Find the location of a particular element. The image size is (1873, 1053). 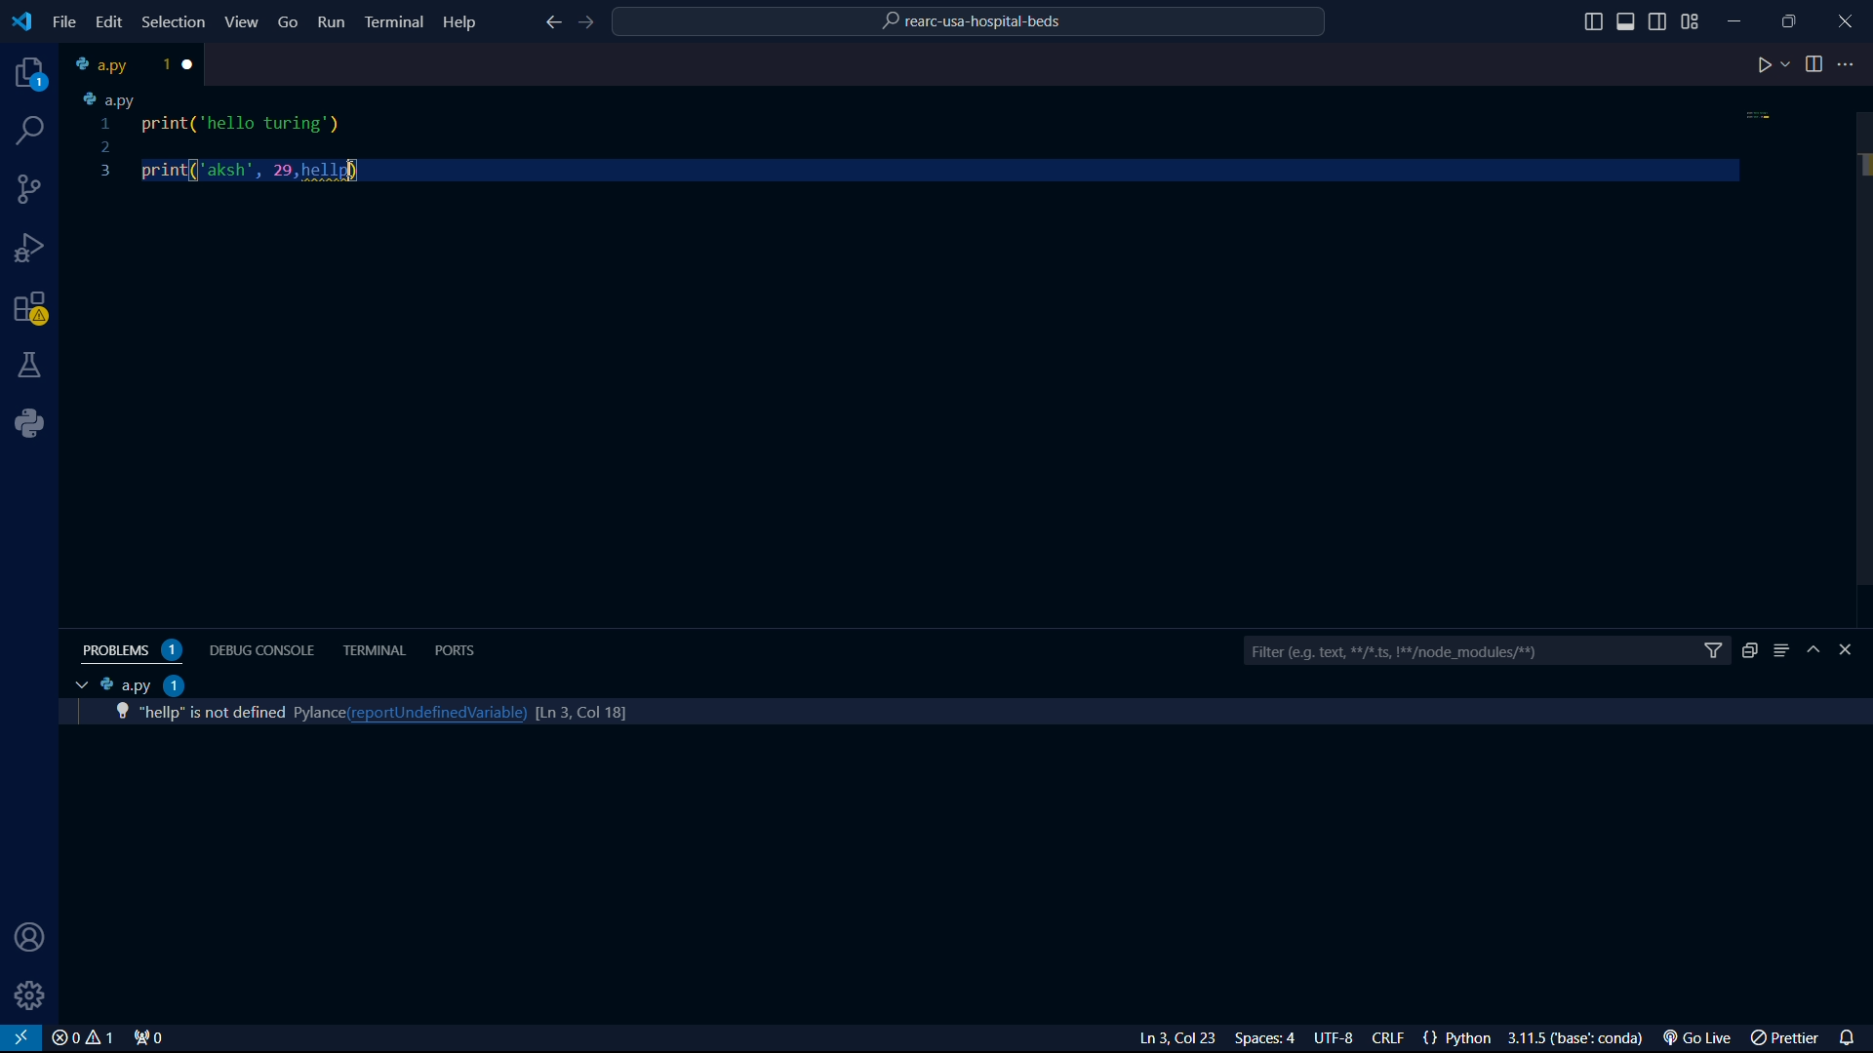

UTF-8 is located at coordinates (1341, 1039).